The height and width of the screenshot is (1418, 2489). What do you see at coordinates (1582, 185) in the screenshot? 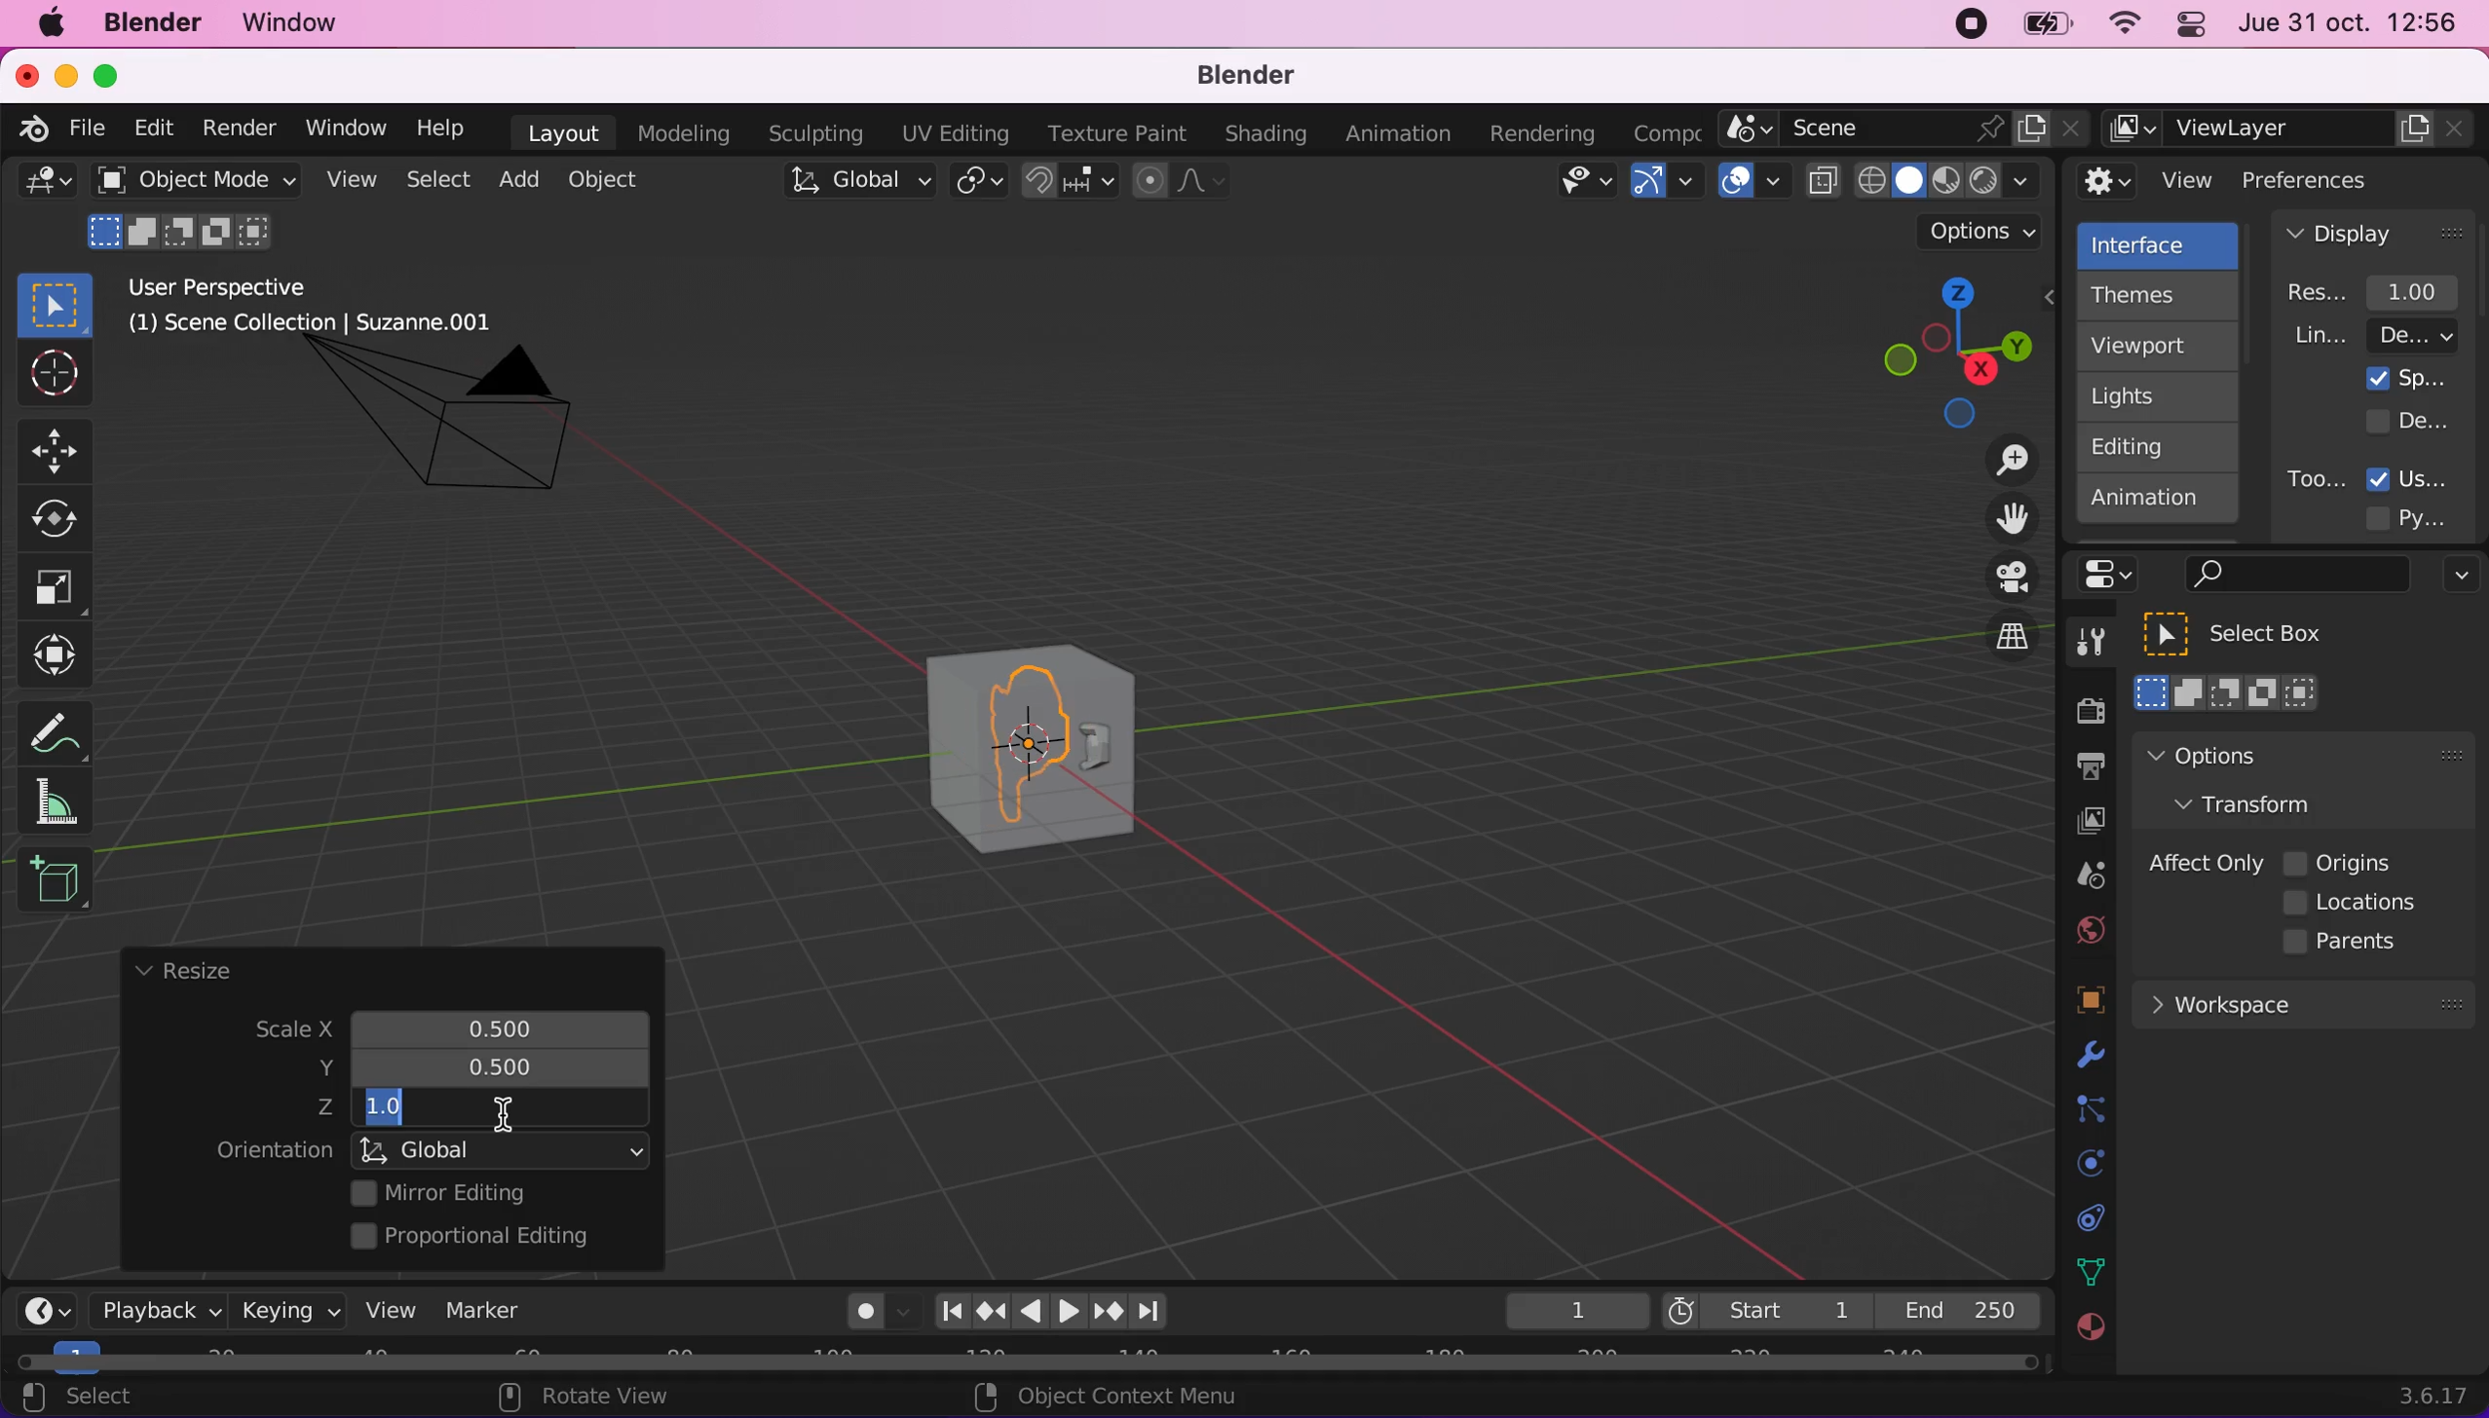
I see `view object types` at bounding box center [1582, 185].